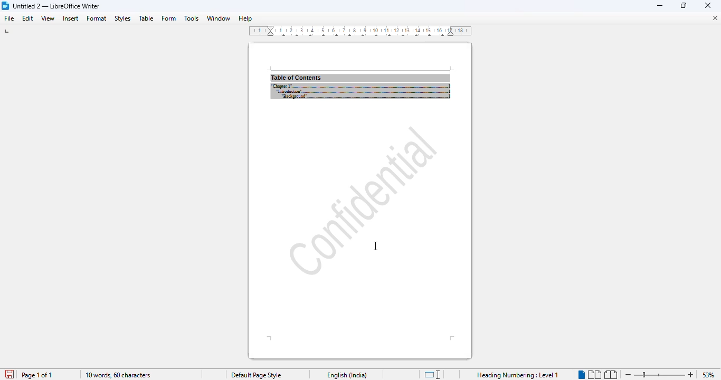 This screenshot has width=721, height=380. Describe the element at coordinates (714, 17) in the screenshot. I see `close` at that location.